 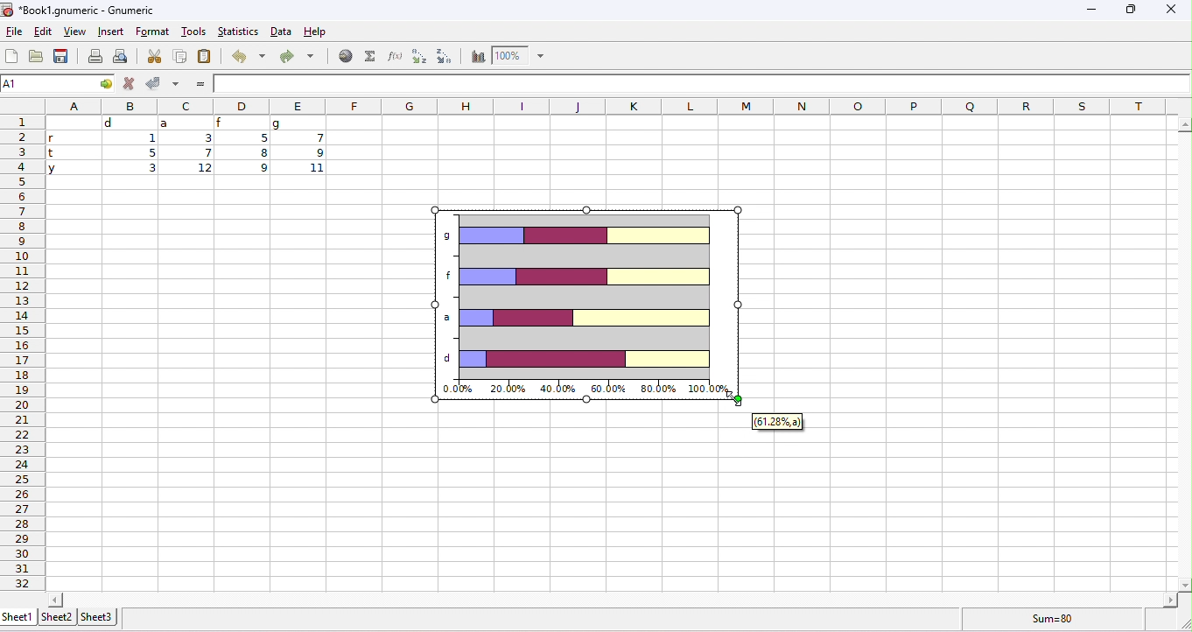 What do you see at coordinates (741, 400) in the screenshot?
I see `cursor at mouse up` at bounding box center [741, 400].